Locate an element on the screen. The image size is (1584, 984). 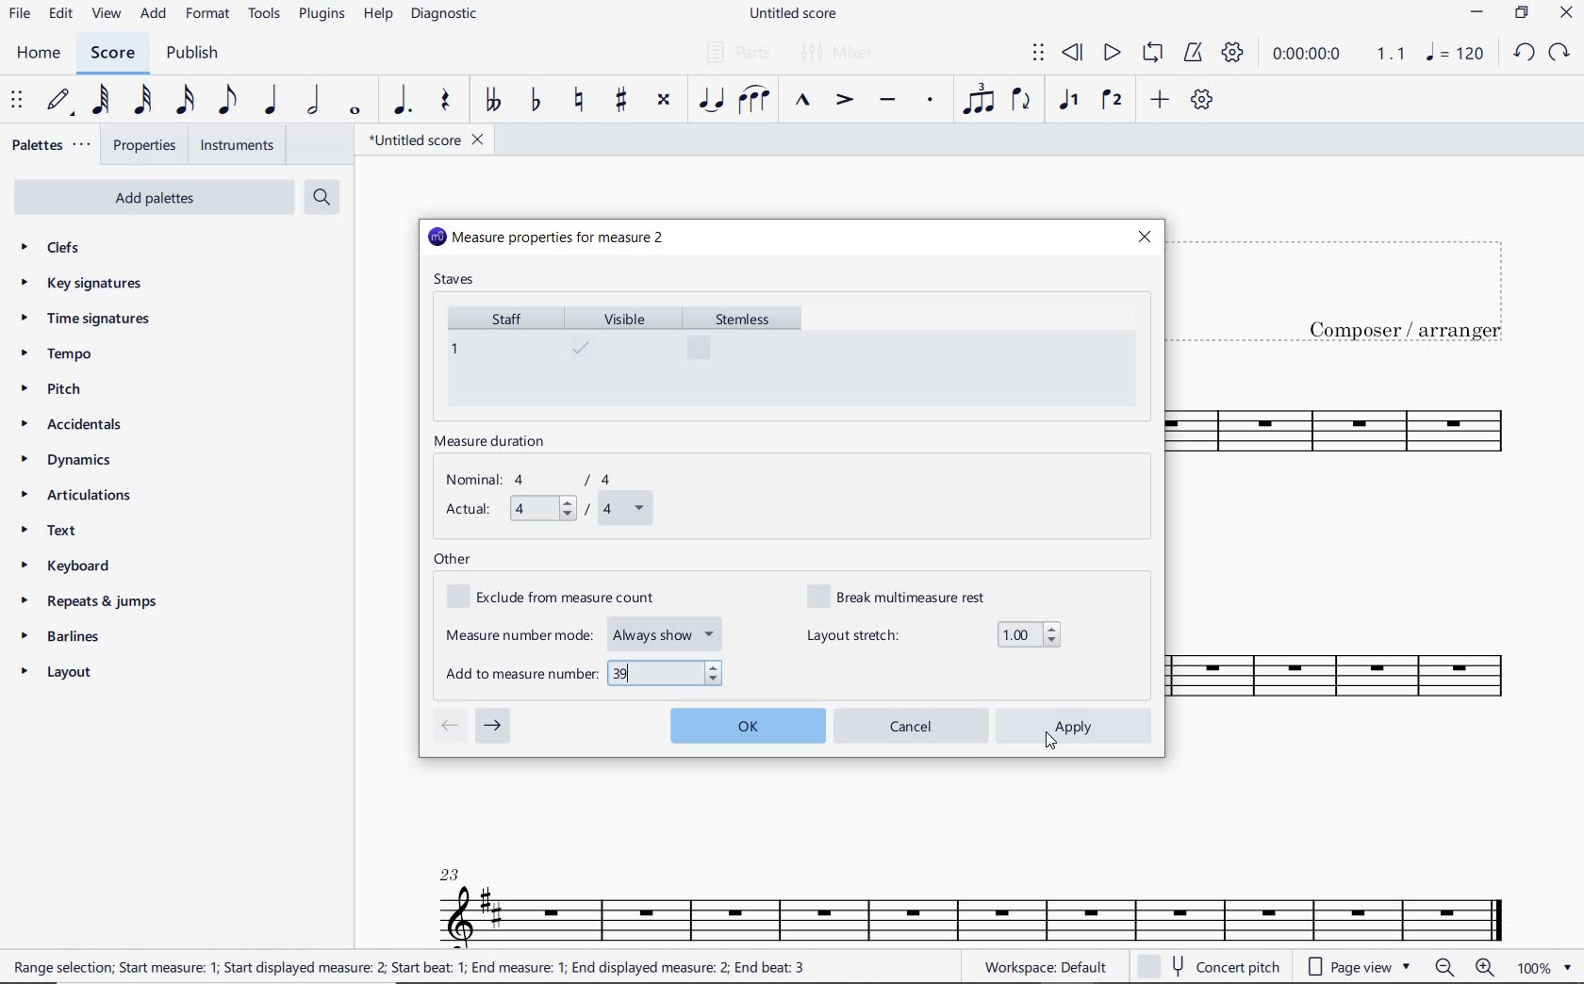
staves is located at coordinates (456, 281).